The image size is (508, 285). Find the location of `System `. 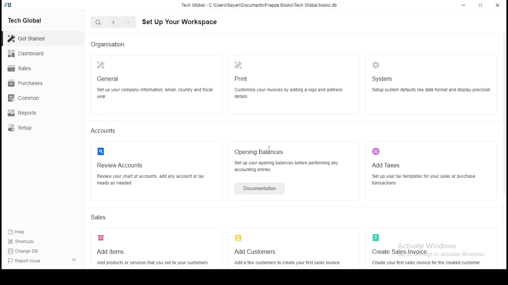

System  is located at coordinates (430, 83).